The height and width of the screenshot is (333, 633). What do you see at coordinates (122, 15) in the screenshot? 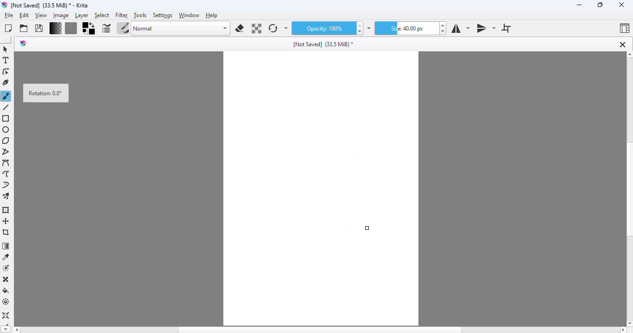
I see `filter` at bounding box center [122, 15].